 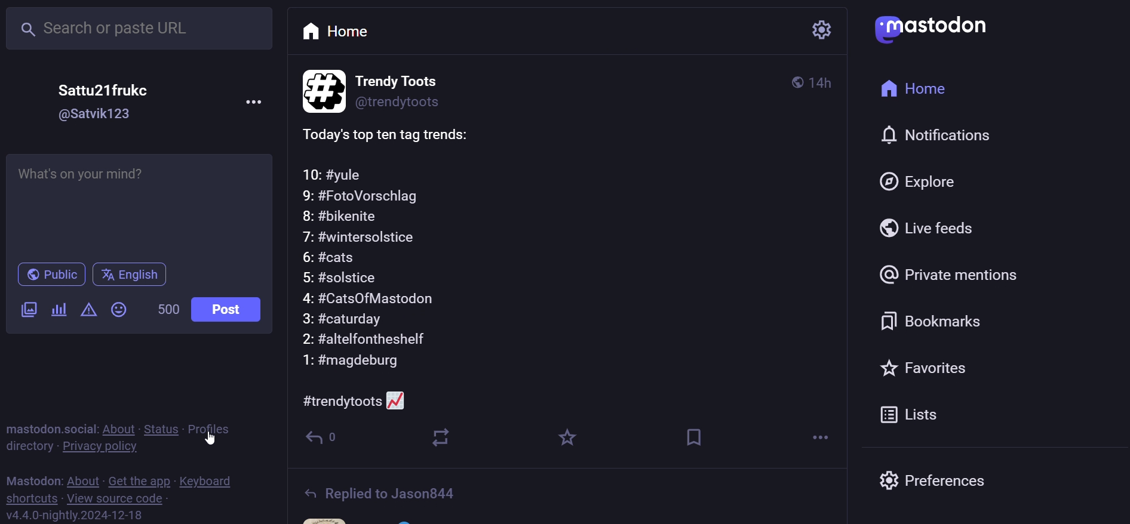 I want to click on 500, so click(x=167, y=309).